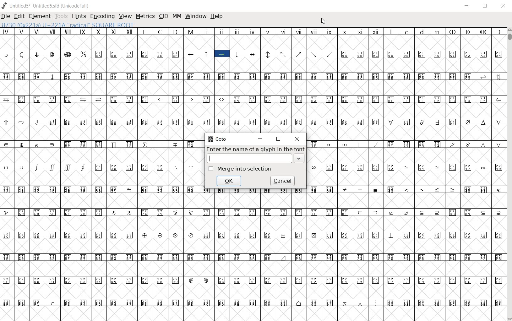  Describe the element at coordinates (102, 16) in the screenshot. I see `ENCODING` at that location.